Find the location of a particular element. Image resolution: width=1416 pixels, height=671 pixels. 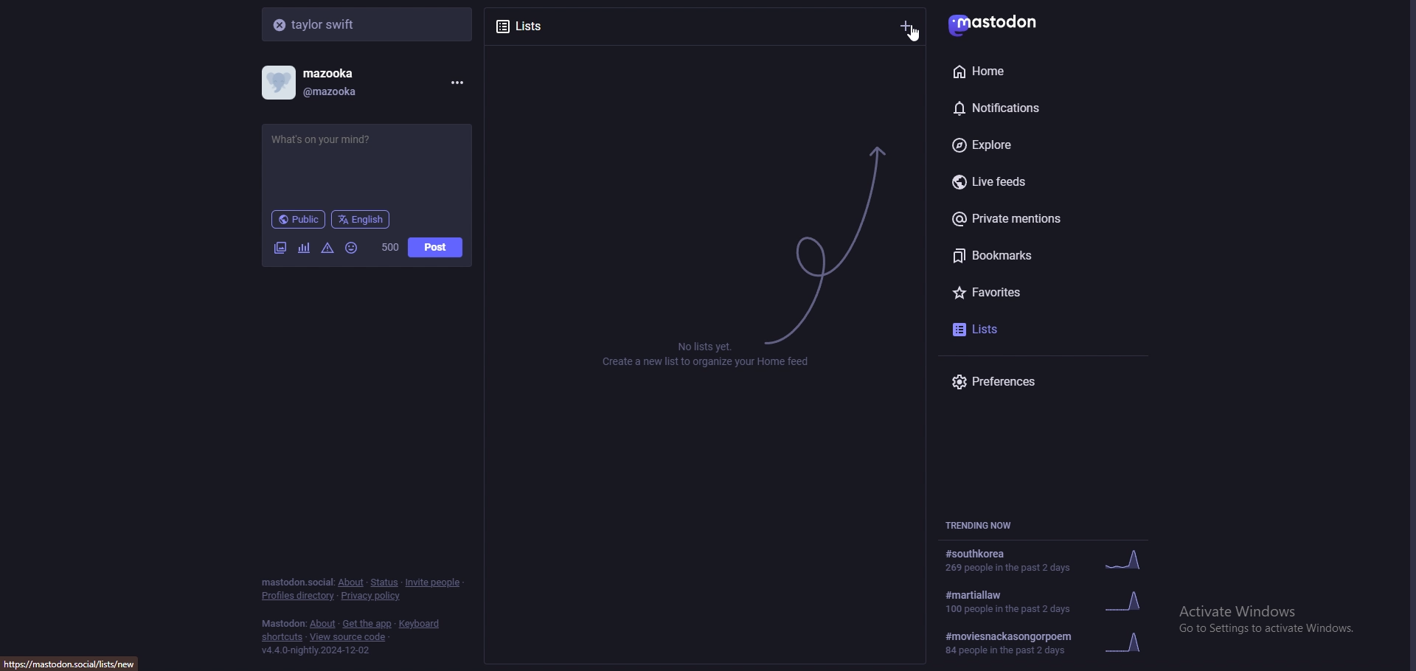

warning is located at coordinates (328, 247).